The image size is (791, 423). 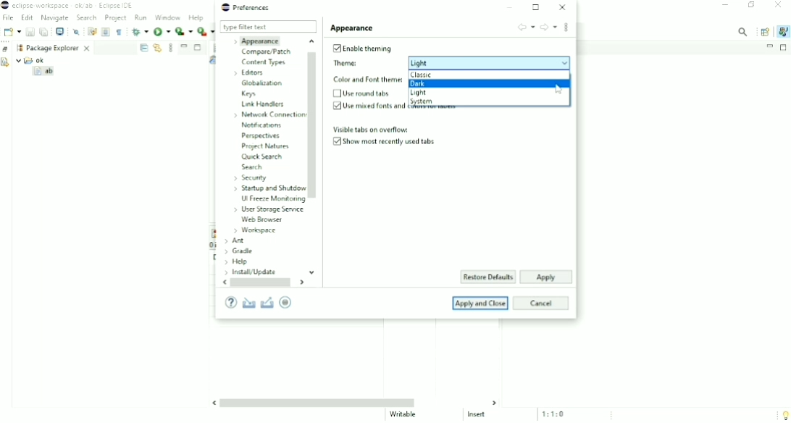 I want to click on Apply, so click(x=545, y=277).